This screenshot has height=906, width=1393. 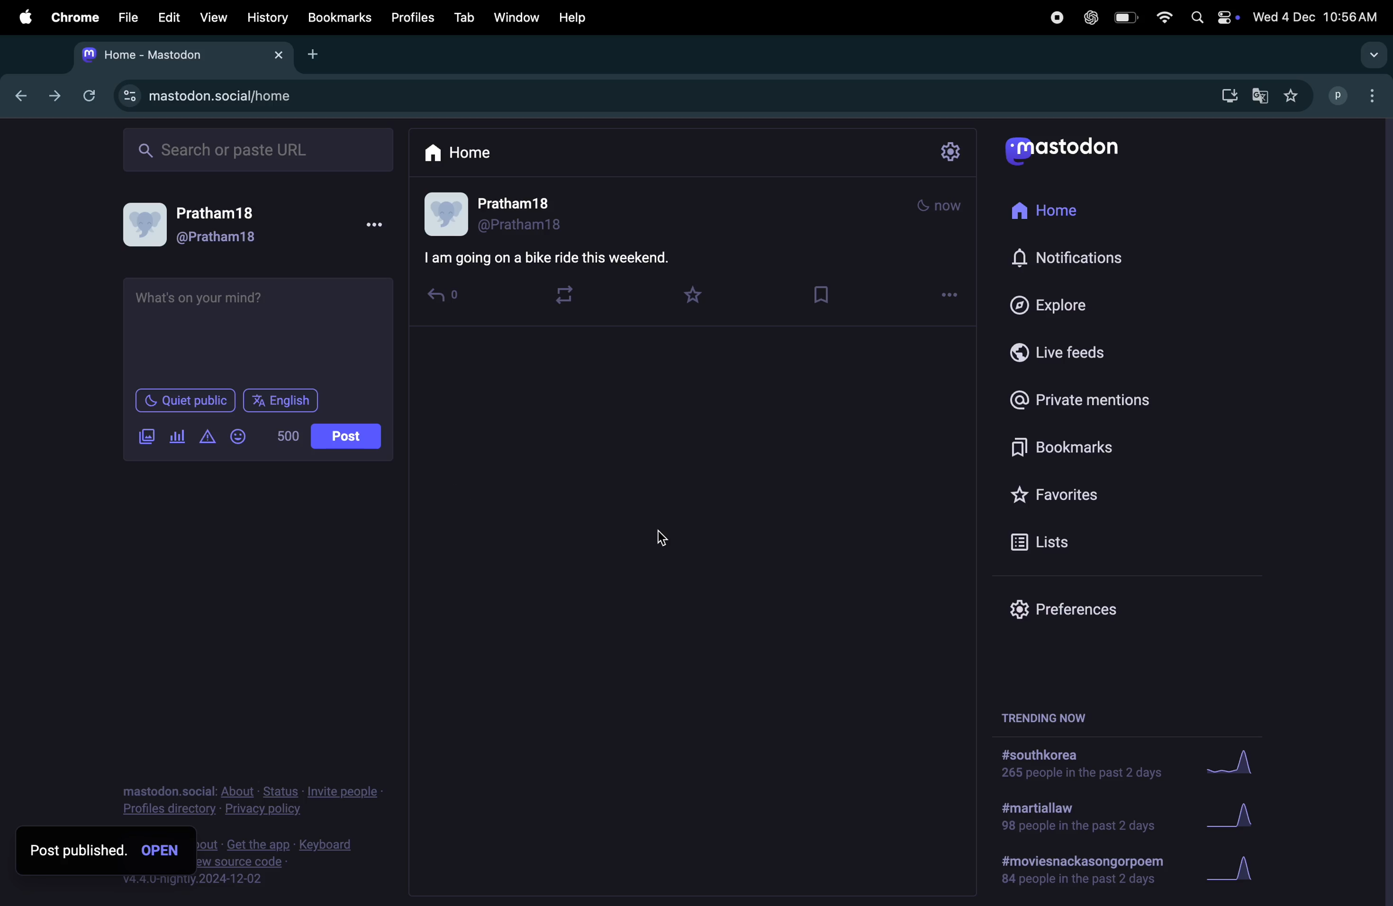 What do you see at coordinates (1075, 496) in the screenshot?
I see `favourites` at bounding box center [1075, 496].